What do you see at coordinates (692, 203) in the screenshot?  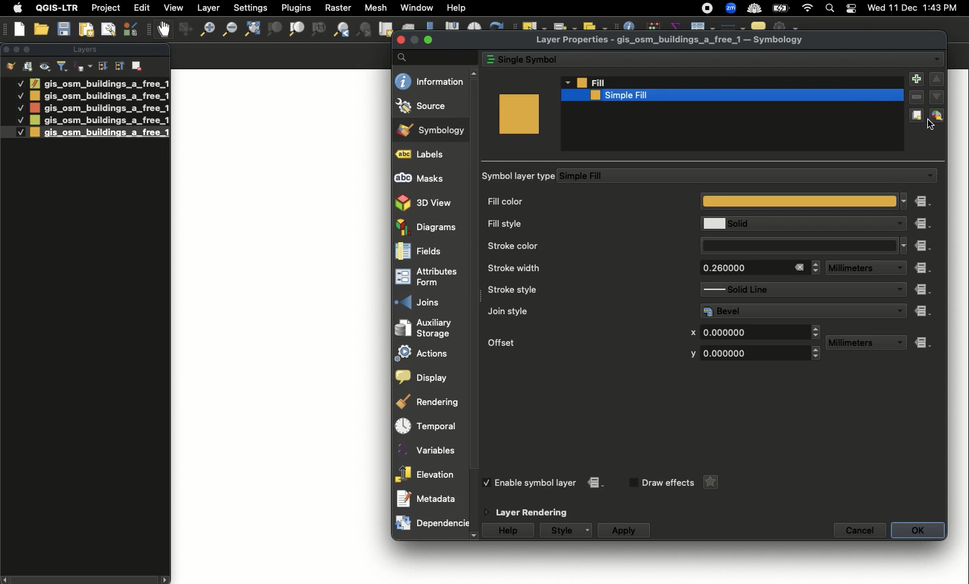 I see `Fill color` at bounding box center [692, 203].